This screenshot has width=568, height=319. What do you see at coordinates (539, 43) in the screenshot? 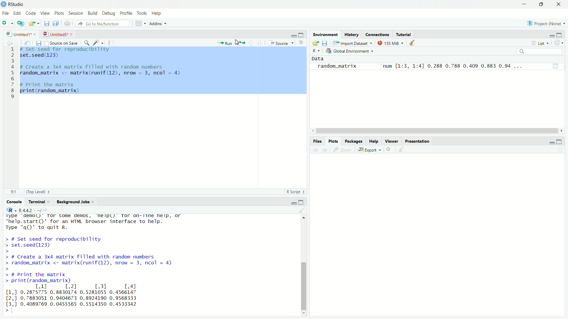
I see `List ~` at bounding box center [539, 43].